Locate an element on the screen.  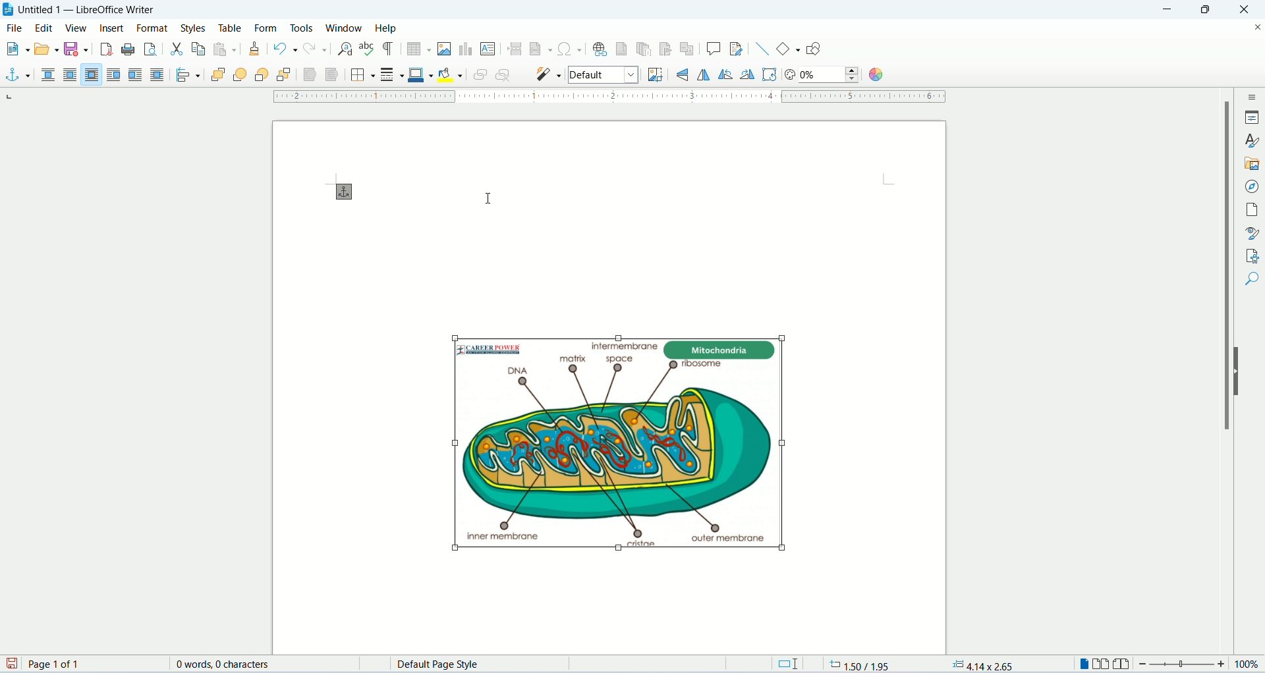
edit is located at coordinates (45, 27).